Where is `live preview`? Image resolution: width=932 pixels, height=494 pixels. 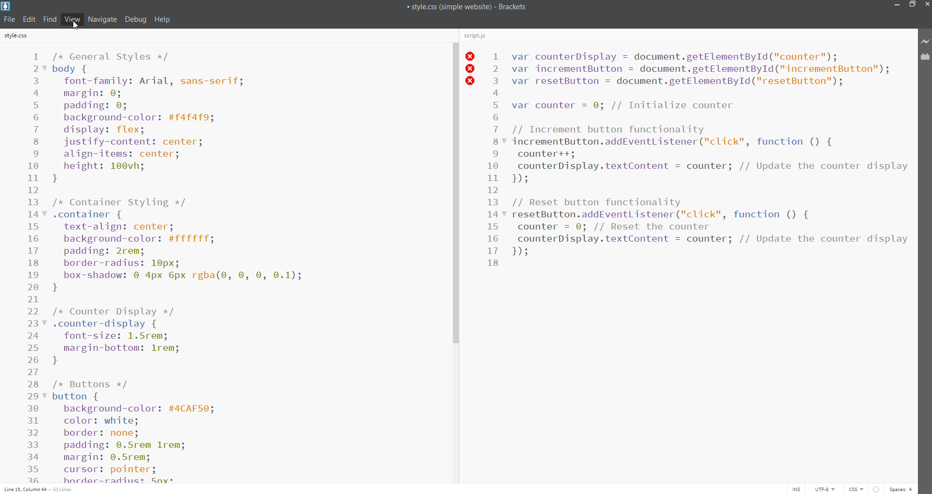 live preview is located at coordinates (926, 42).